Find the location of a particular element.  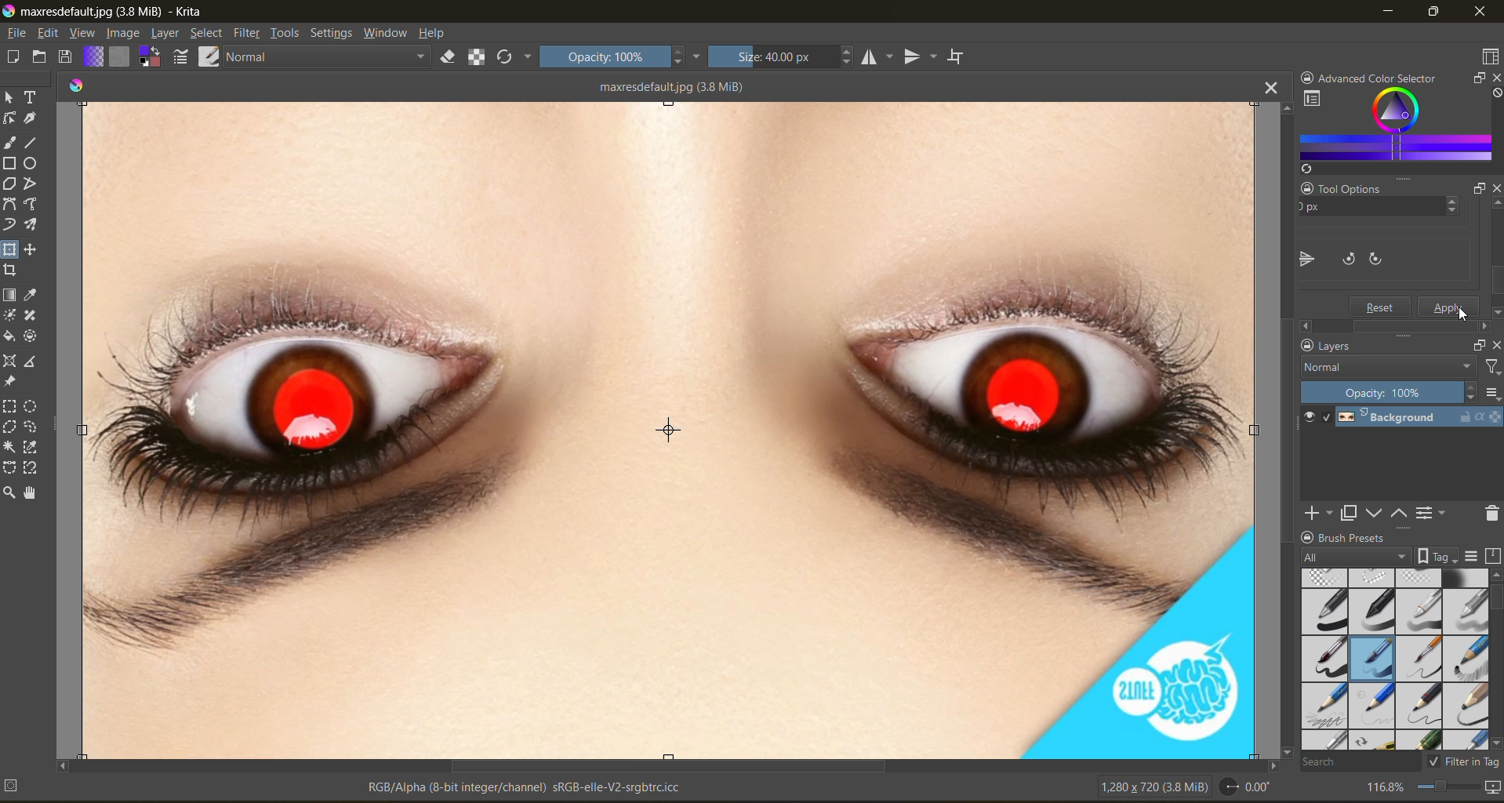

swap foreground background color is located at coordinates (150, 56).